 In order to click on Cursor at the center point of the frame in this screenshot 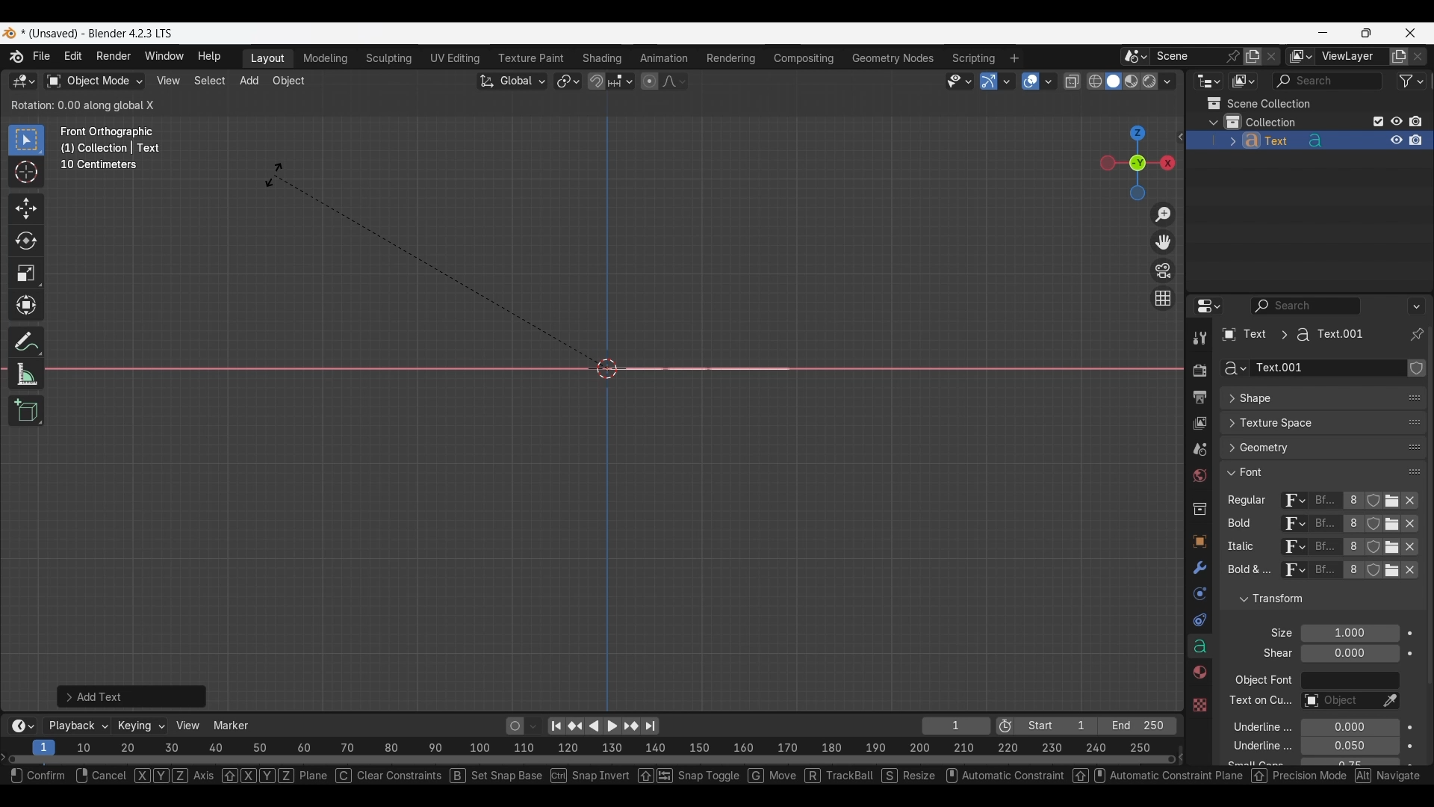, I will do `click(607, 368)`.